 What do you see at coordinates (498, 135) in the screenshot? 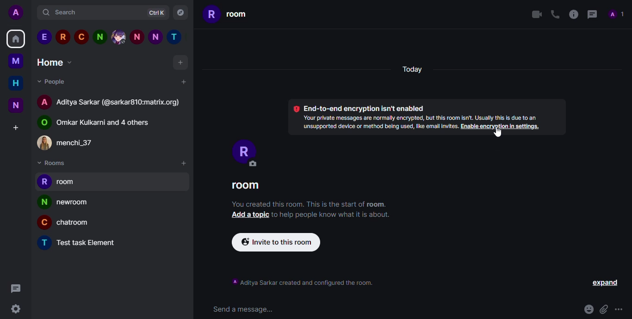
I see `Cursor` at bounding box center [498, 135].